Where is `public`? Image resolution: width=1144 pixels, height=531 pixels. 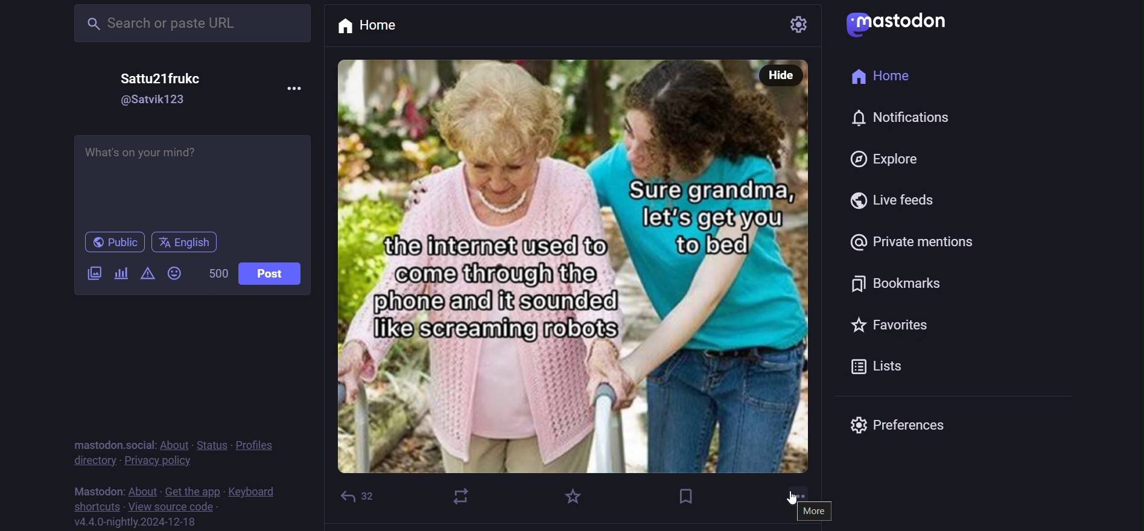
public is located at coordinates (115, 243).